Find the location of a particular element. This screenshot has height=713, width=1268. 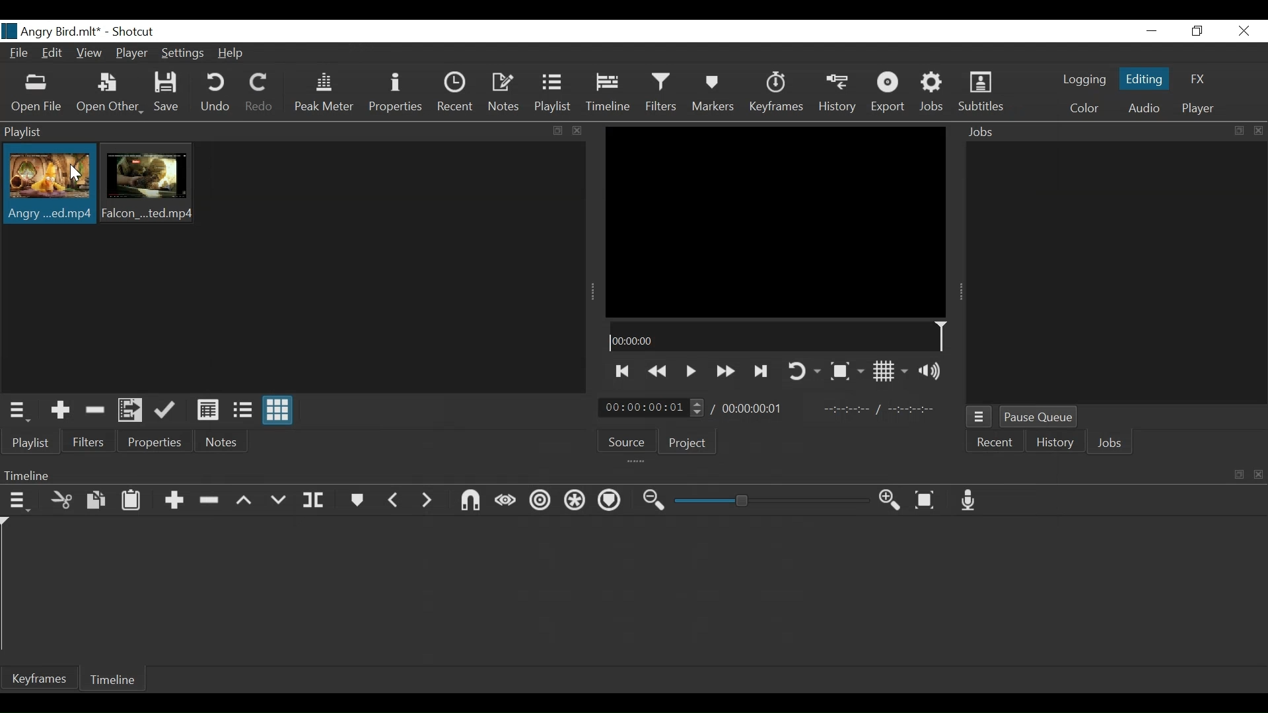

Snap is located at coordinates (469, 502).